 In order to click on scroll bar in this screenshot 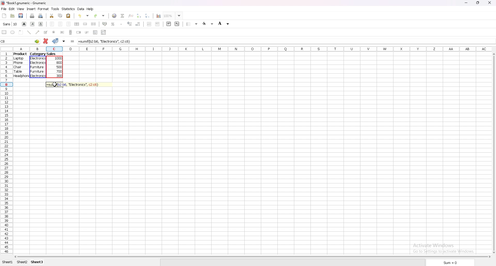, I will do `click(253, 256)`.